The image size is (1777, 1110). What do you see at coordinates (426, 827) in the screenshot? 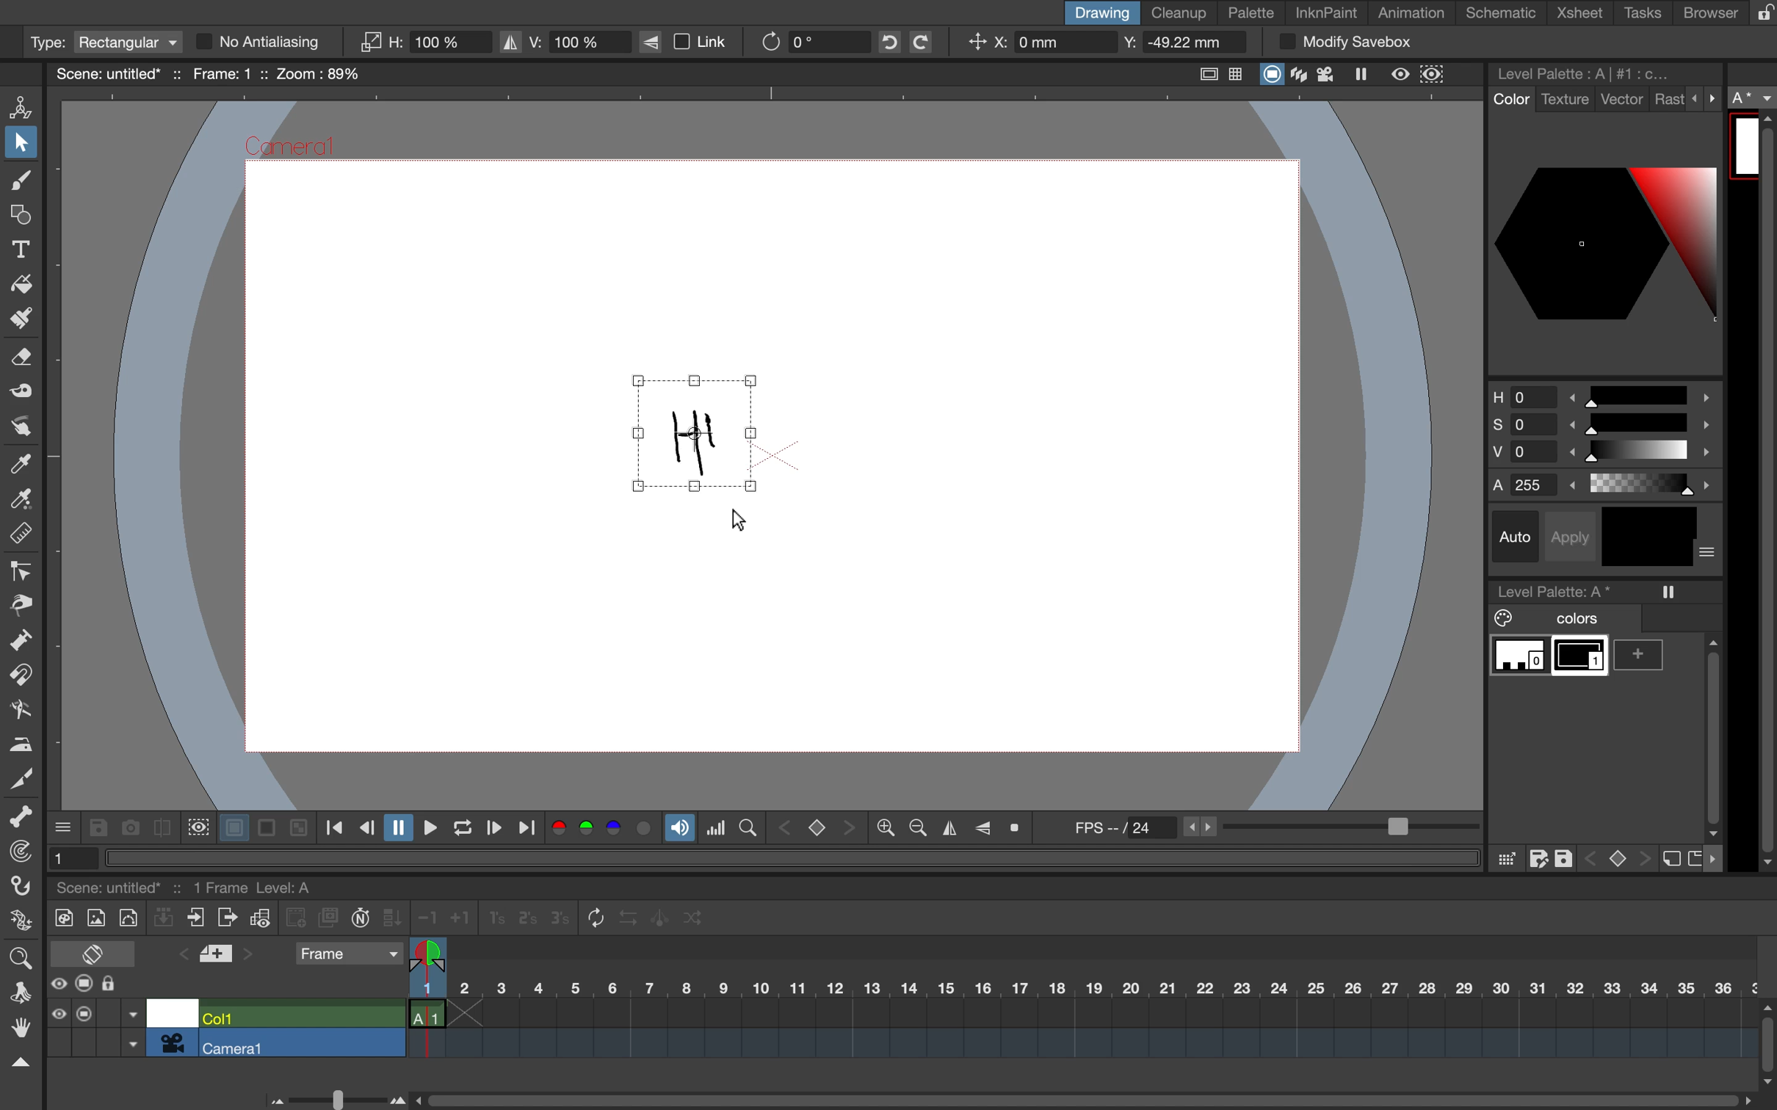
I see `play` at bounding box center [426, 827].